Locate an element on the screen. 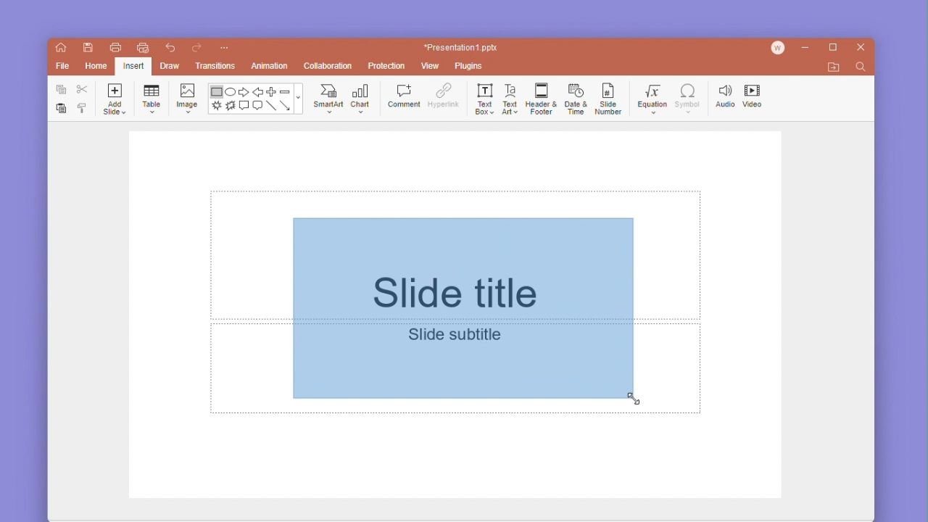 The height and width of the screenshot is (522, 928). copy is located at coordinates (58, 90).